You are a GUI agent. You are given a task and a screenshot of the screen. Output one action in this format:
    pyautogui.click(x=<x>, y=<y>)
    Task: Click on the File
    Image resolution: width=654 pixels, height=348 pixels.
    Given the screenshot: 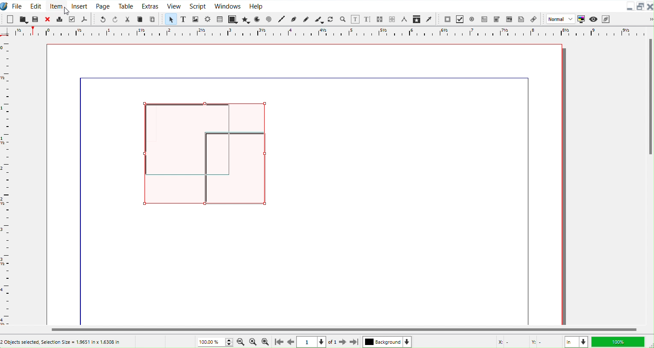 What is the action you would take?
    pyautogui.click(x=18, y=6)
    